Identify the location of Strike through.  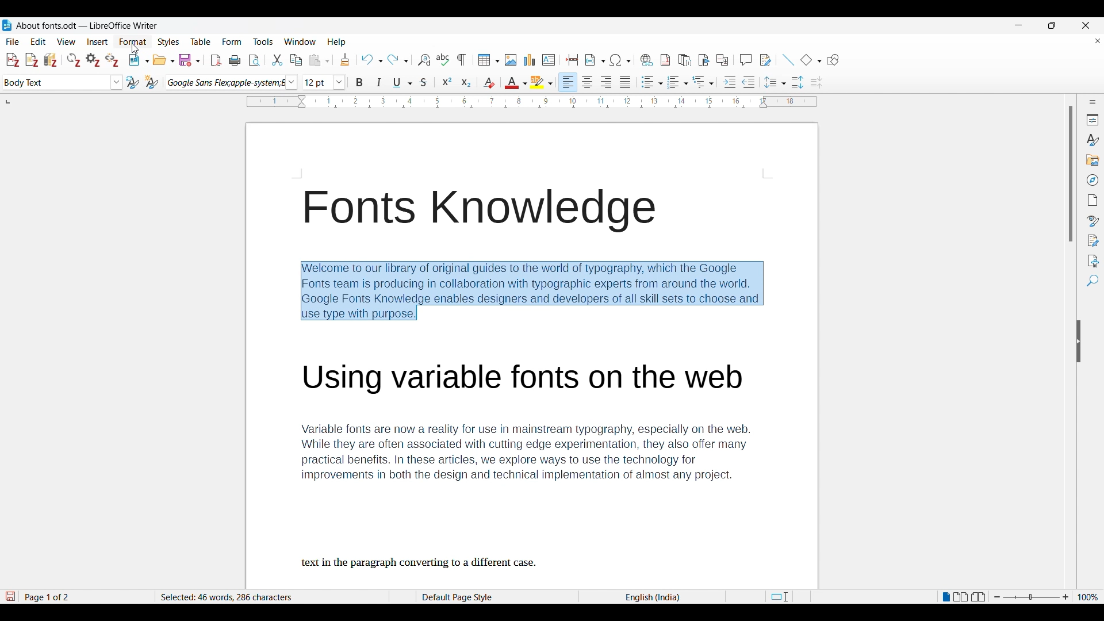
(424, 82).